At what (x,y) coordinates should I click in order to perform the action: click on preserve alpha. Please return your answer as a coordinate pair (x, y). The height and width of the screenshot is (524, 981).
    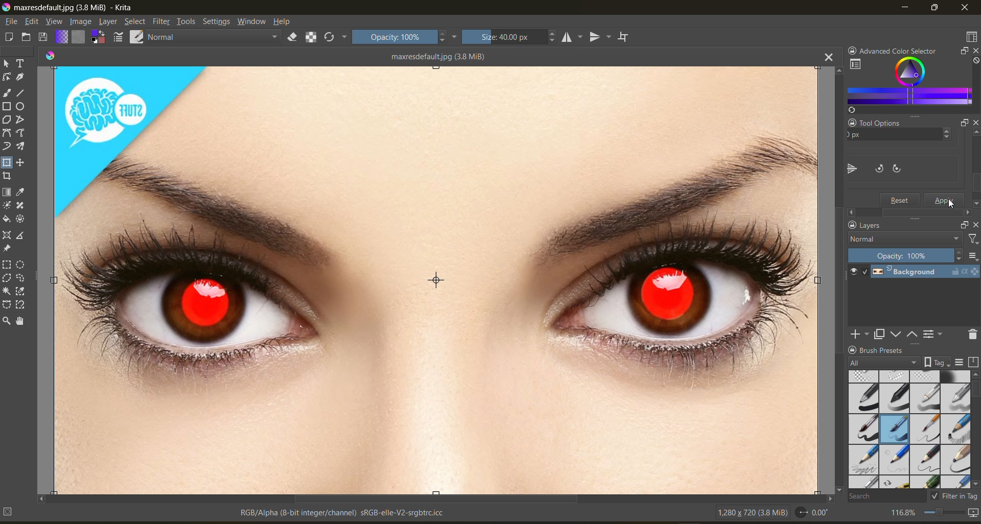
    Looking at the image, I should click on (312, 37).